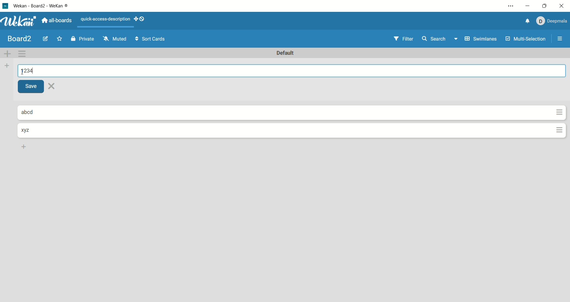 The image size is (570, 302). What do you see at coordinates (104, 20) in the screenshot?
I see `text` at bounding box center [104, 20].